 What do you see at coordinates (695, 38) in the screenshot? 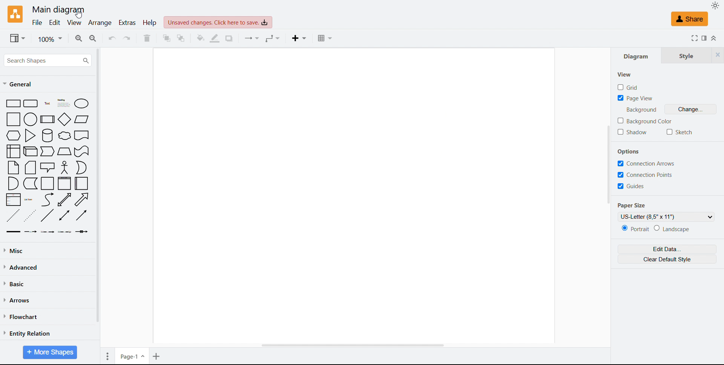
I see `Full screen ` at bounding box center [695, 38].